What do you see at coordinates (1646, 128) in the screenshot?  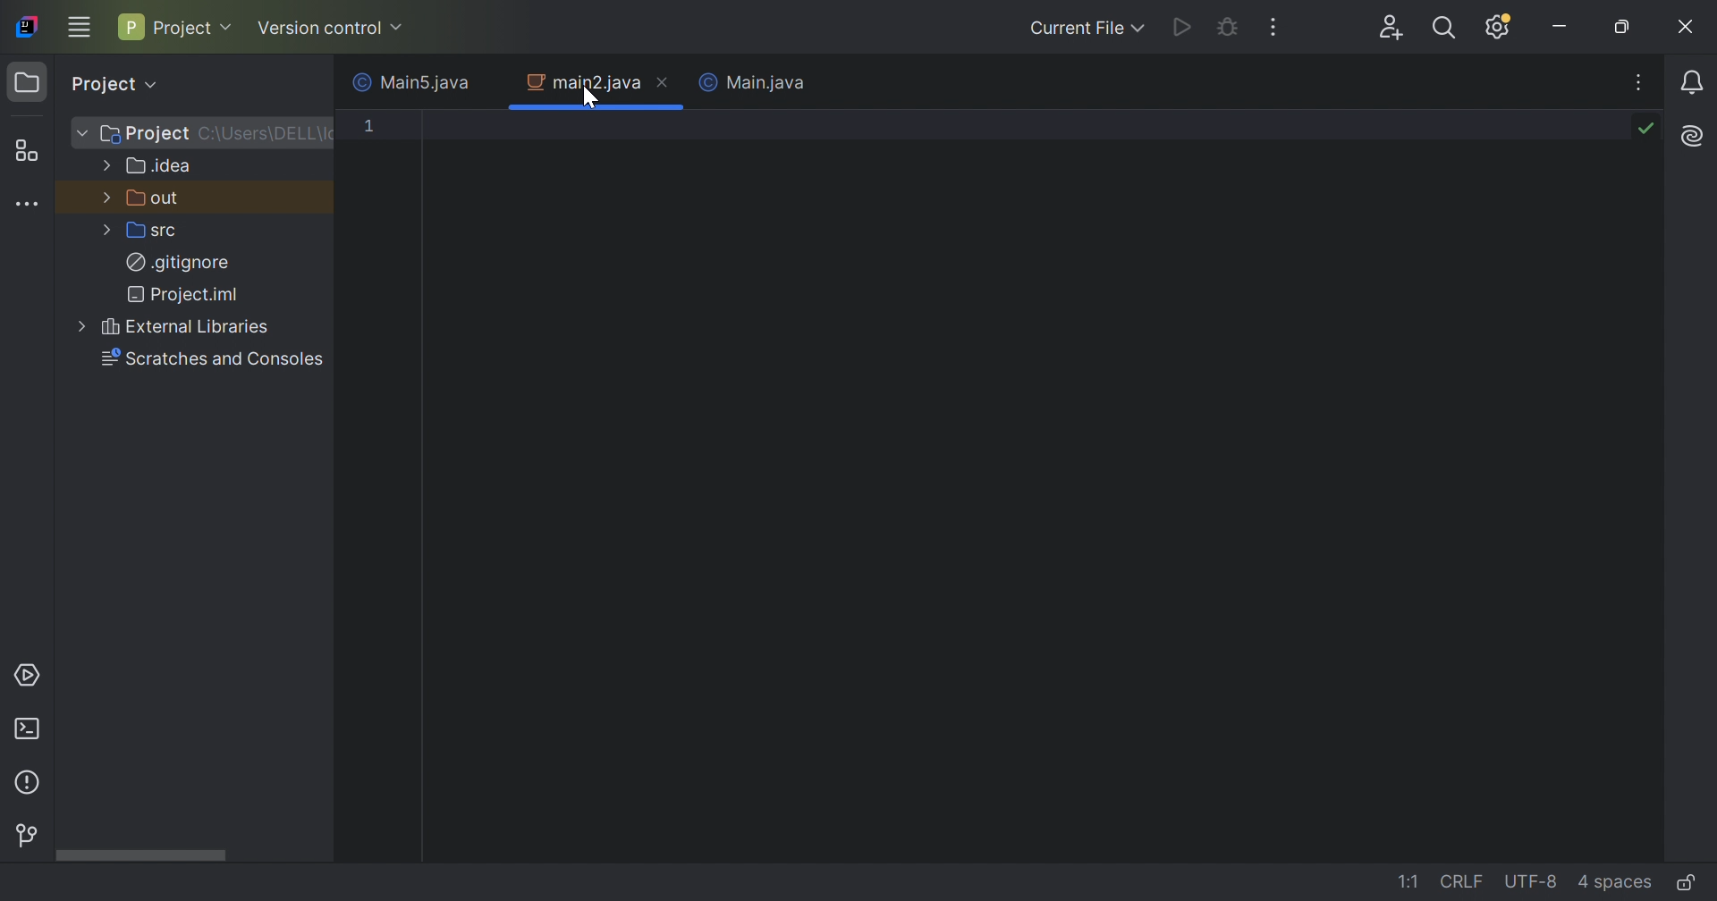 I see `No problems found` at bounding box center [1646, 128].